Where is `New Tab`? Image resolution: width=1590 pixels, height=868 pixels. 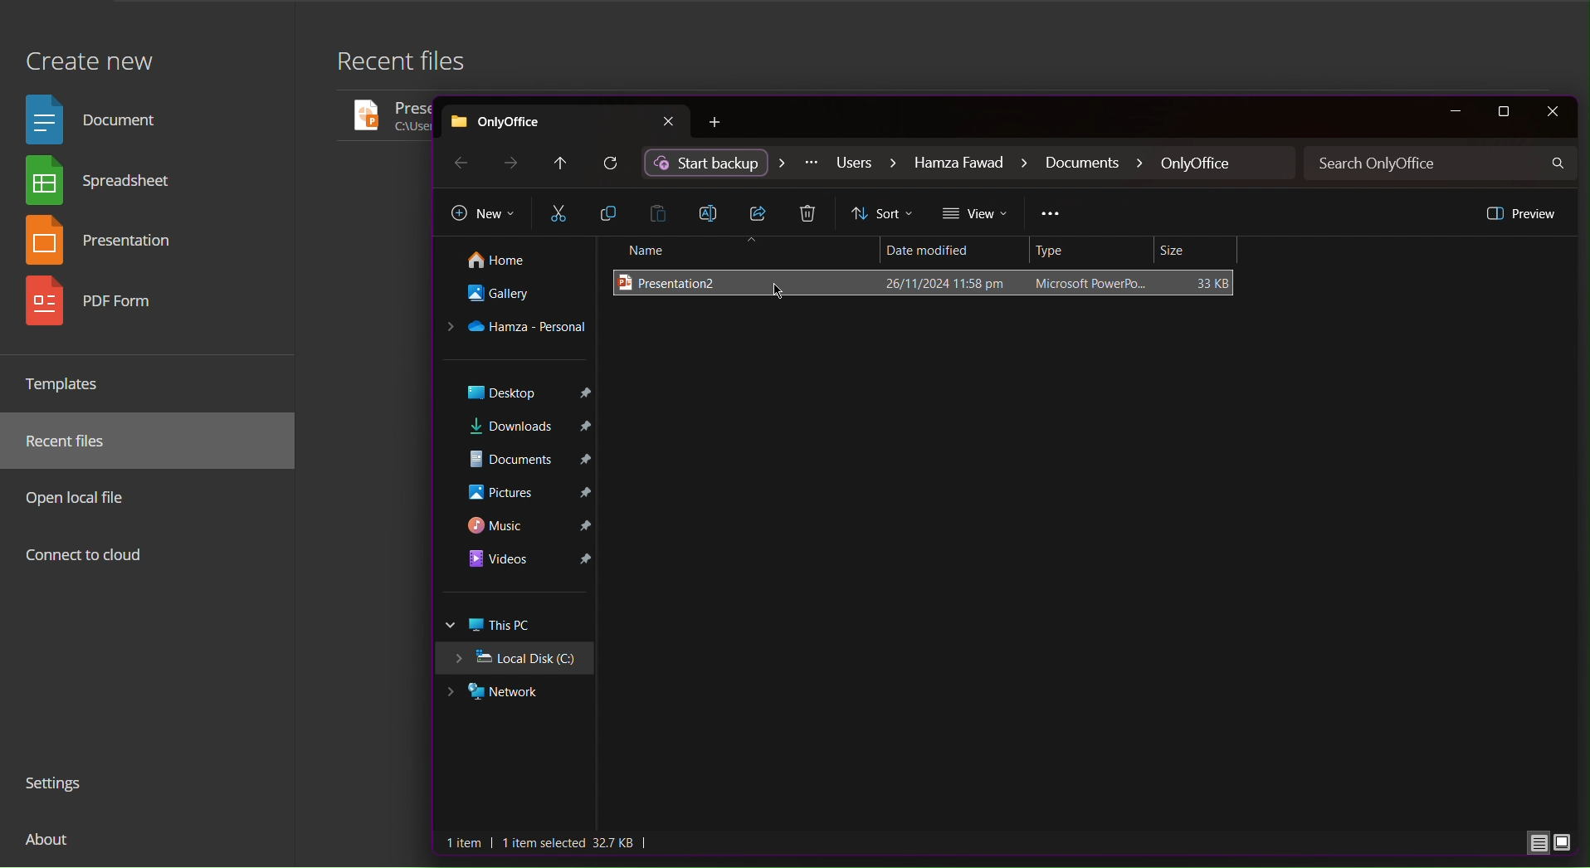
New Tab is located at coordinates (719, 123).